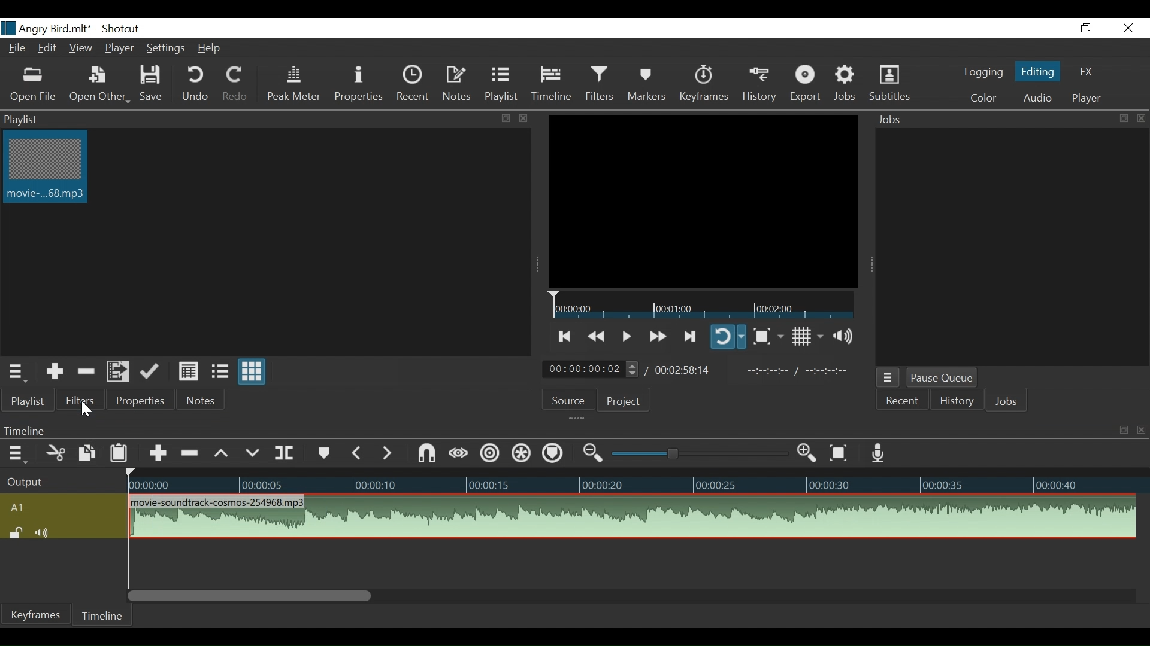  I want to click on Append, so click(158, 452).